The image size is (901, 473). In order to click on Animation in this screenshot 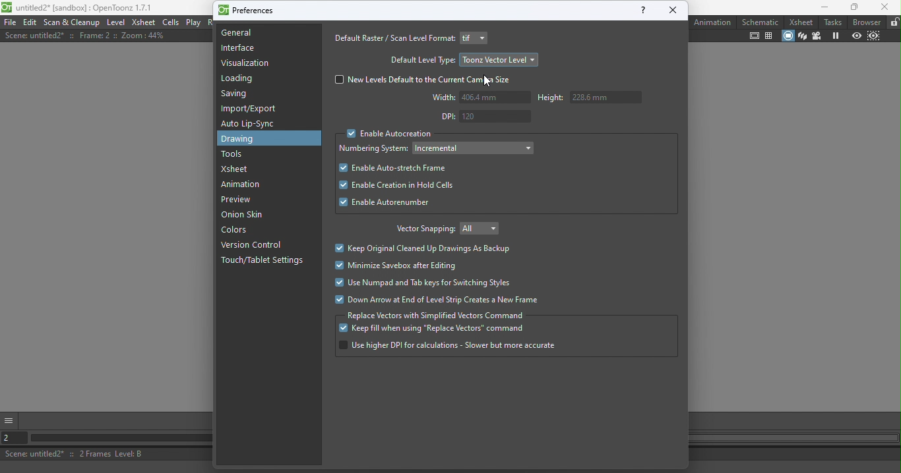, I will do `click(713, 22)`.